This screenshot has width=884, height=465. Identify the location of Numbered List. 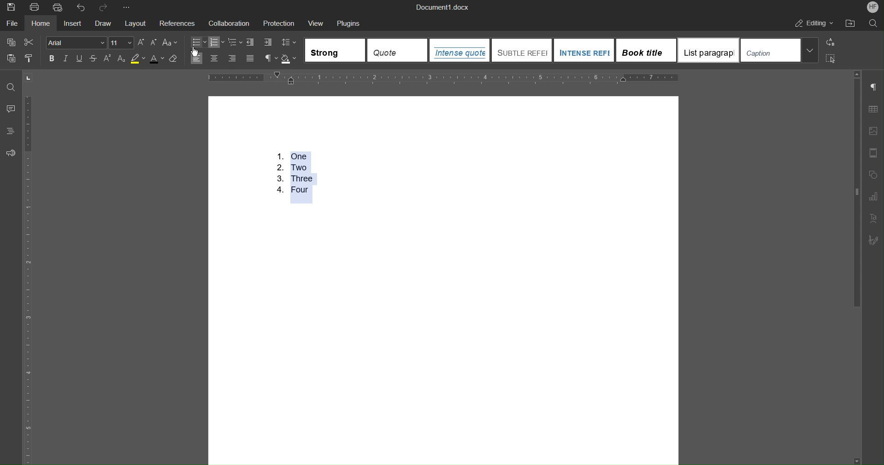
(218, 42).